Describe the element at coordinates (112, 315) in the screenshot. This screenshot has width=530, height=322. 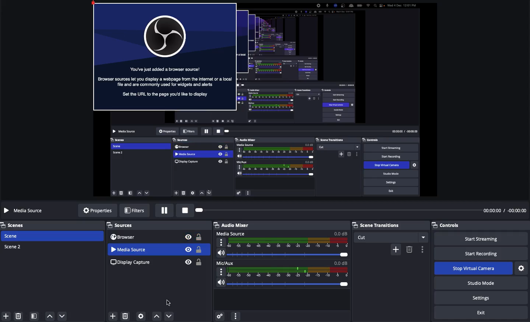
I see `Add` at that location.